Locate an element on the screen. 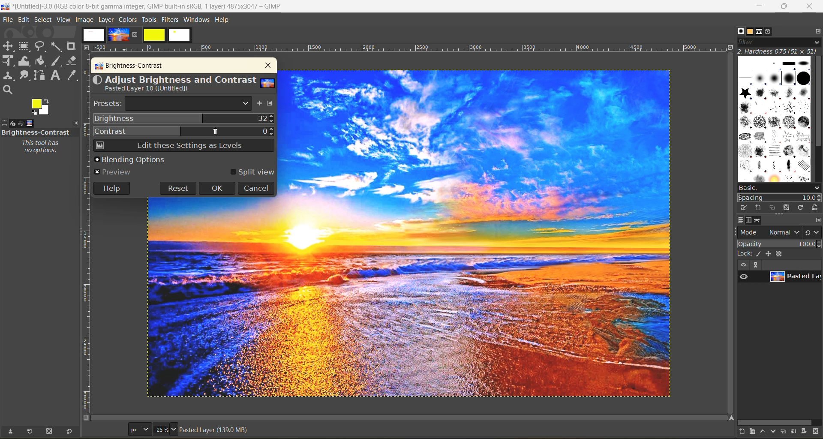 This screenshot has width=823, height=439. restore tool preset is located at coordinates (28, 432).